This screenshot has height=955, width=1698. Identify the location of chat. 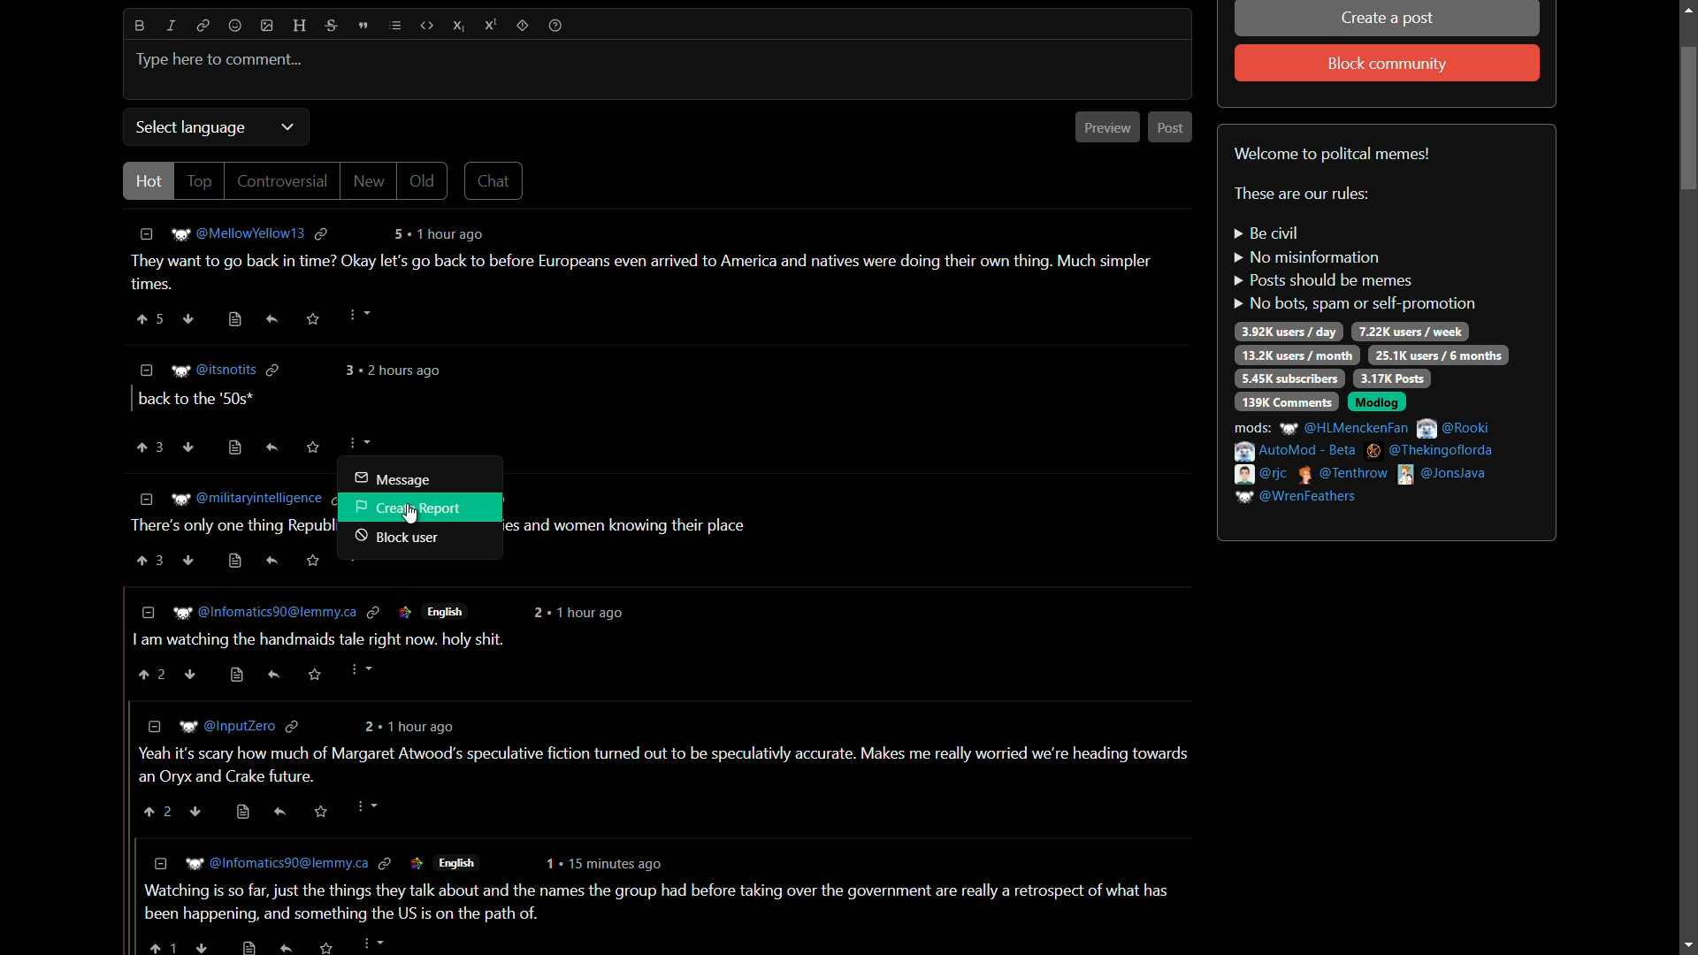
(494, 180).